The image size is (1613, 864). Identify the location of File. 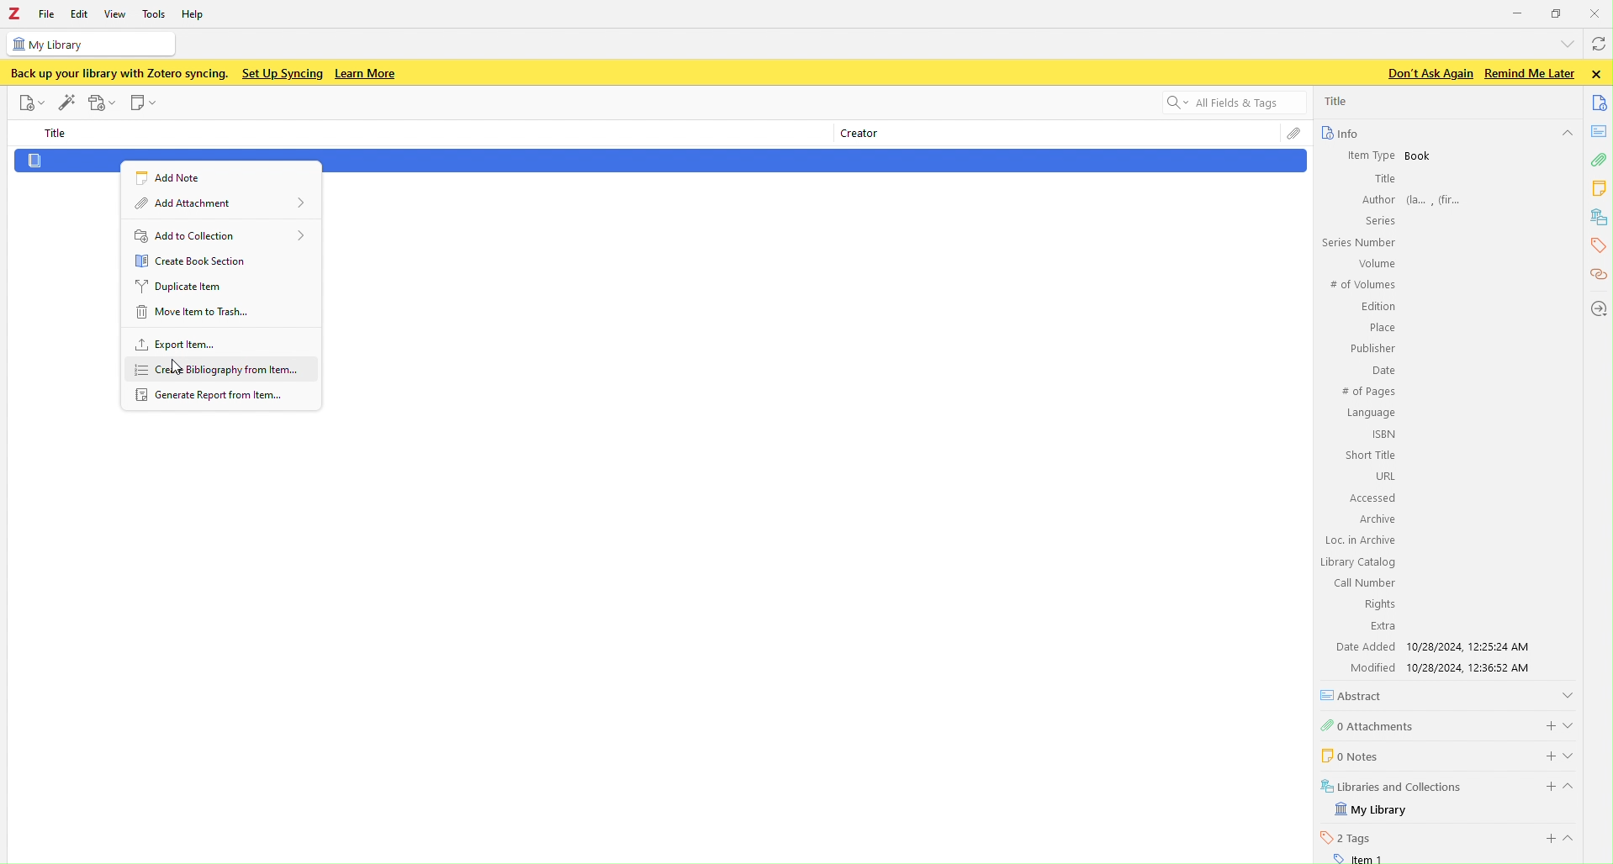
(29, 103).